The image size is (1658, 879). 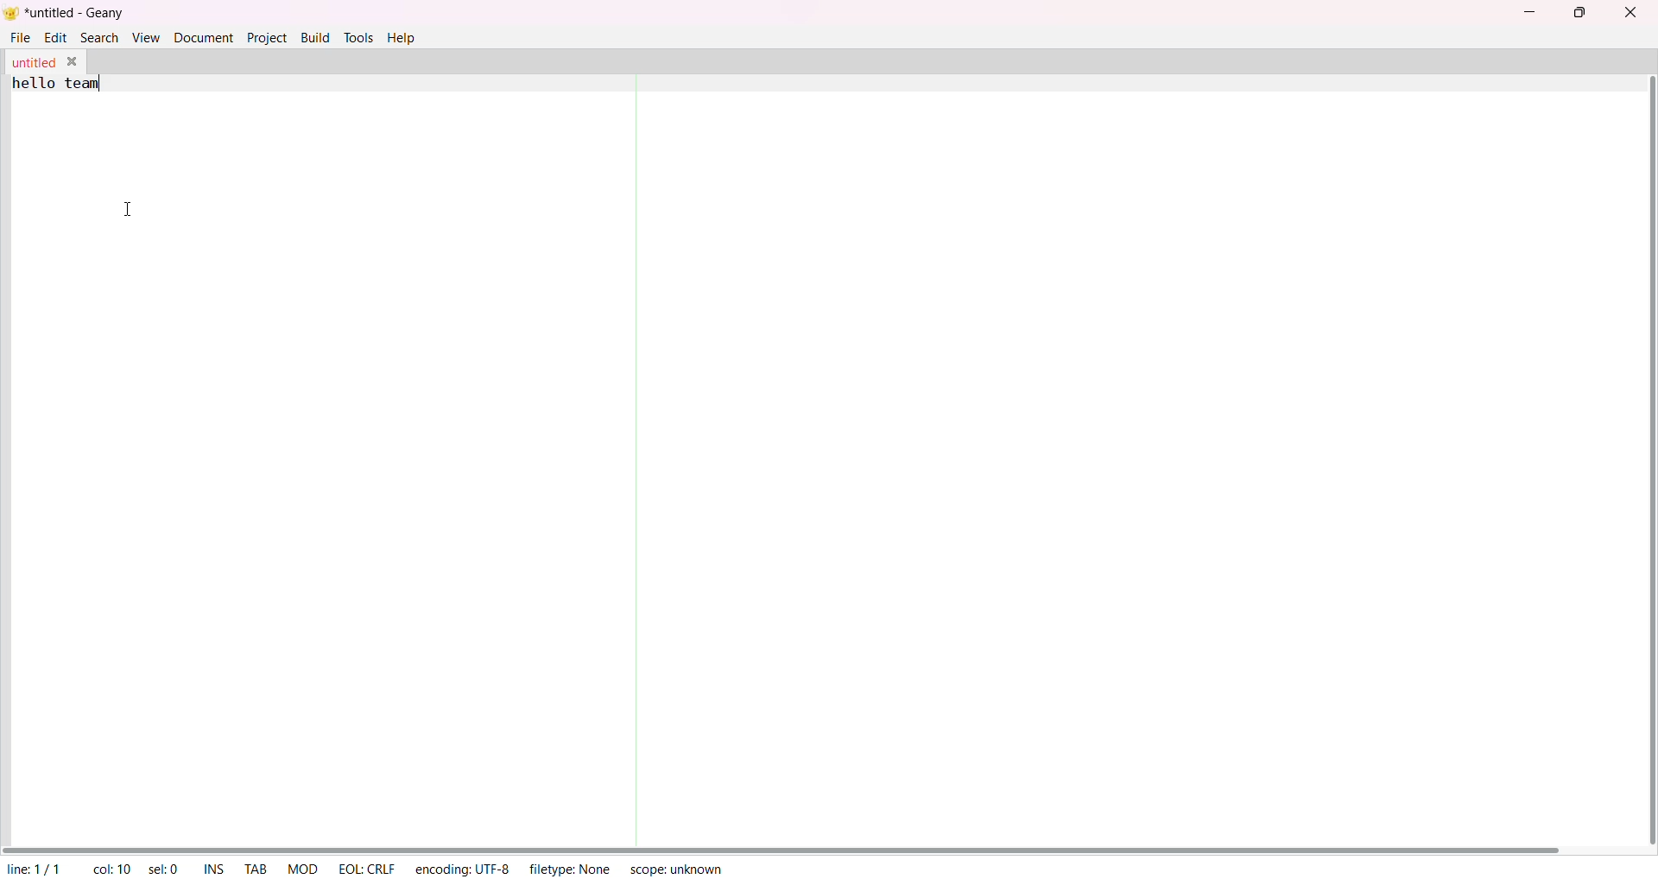 I want to click on encoding: UTF-8, so click(x=461, y=869).